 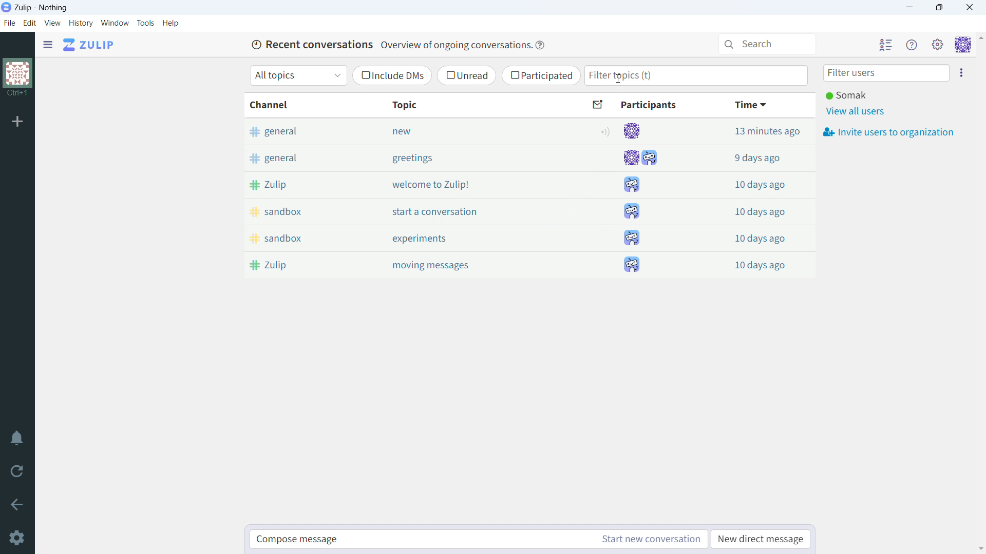 I want to click on experiments, so click(x=471, y=238).